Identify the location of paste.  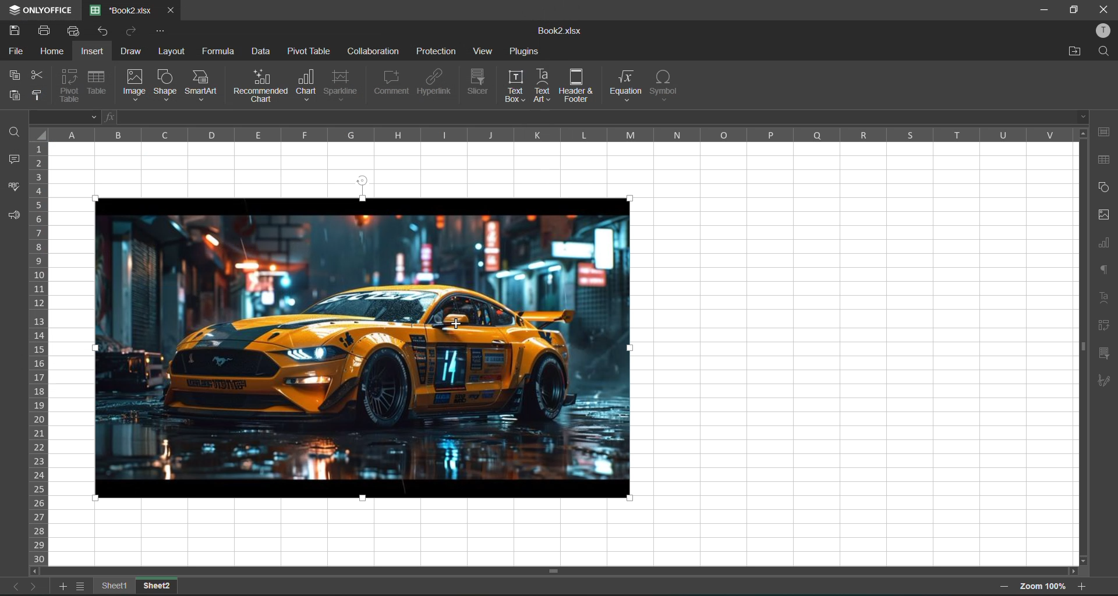
(15, 94).